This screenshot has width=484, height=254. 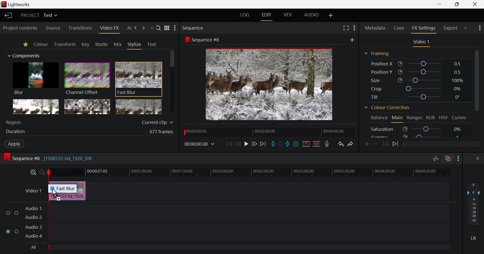 What do you see at coordinates (238, 144) in the screenshot?
I see `Go Back` at bounding box center [238, 144].